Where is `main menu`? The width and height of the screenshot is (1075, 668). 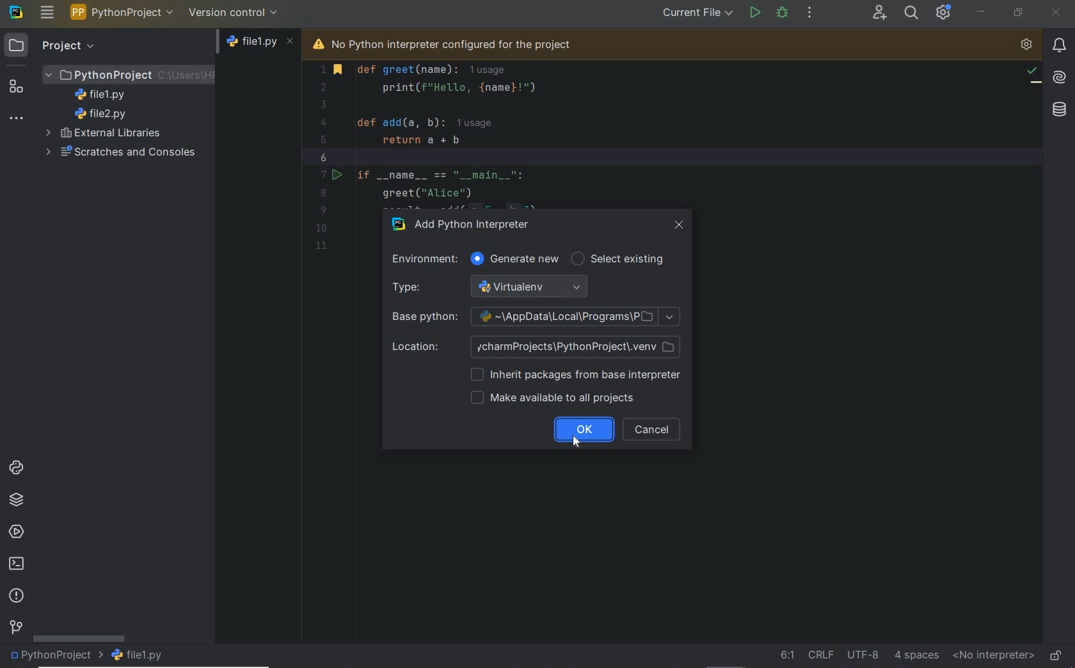 main menu is located at coordinates (47, 12).